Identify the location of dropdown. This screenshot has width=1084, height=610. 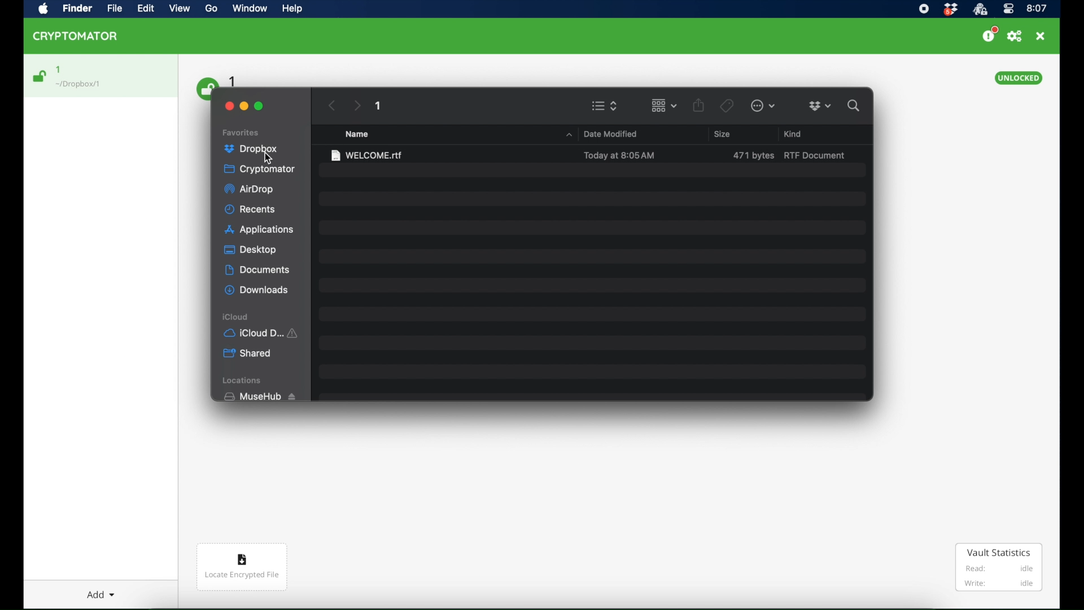
(569, 135).